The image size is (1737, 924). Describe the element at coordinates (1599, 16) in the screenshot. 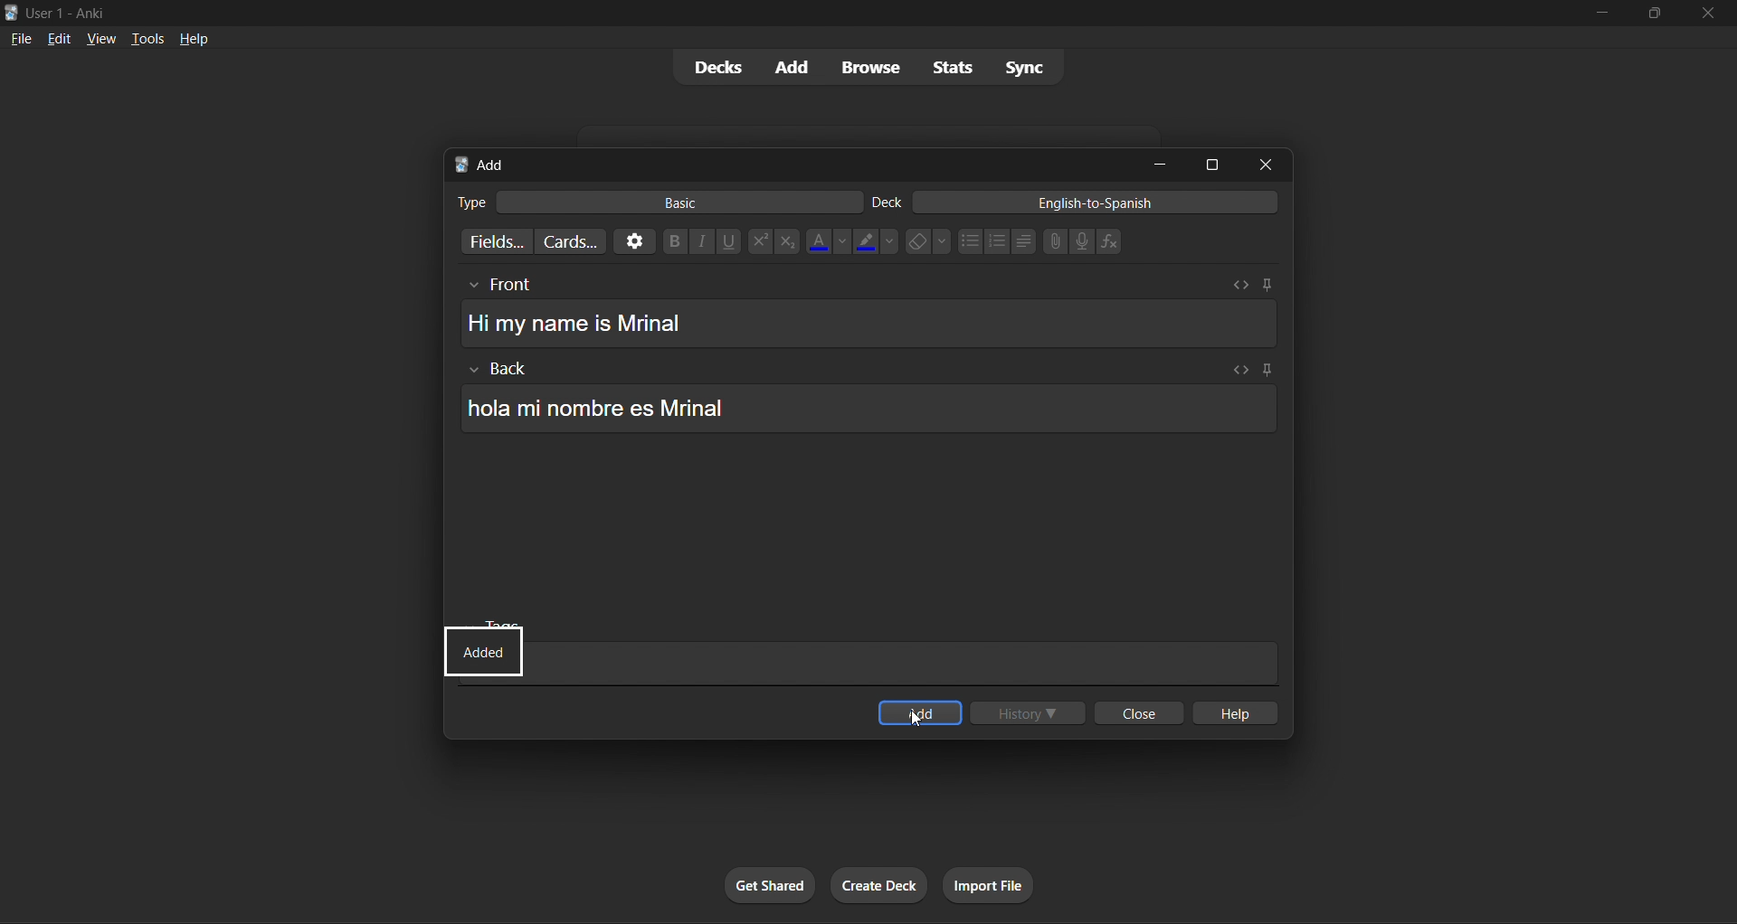

I see `minimize` at that location.